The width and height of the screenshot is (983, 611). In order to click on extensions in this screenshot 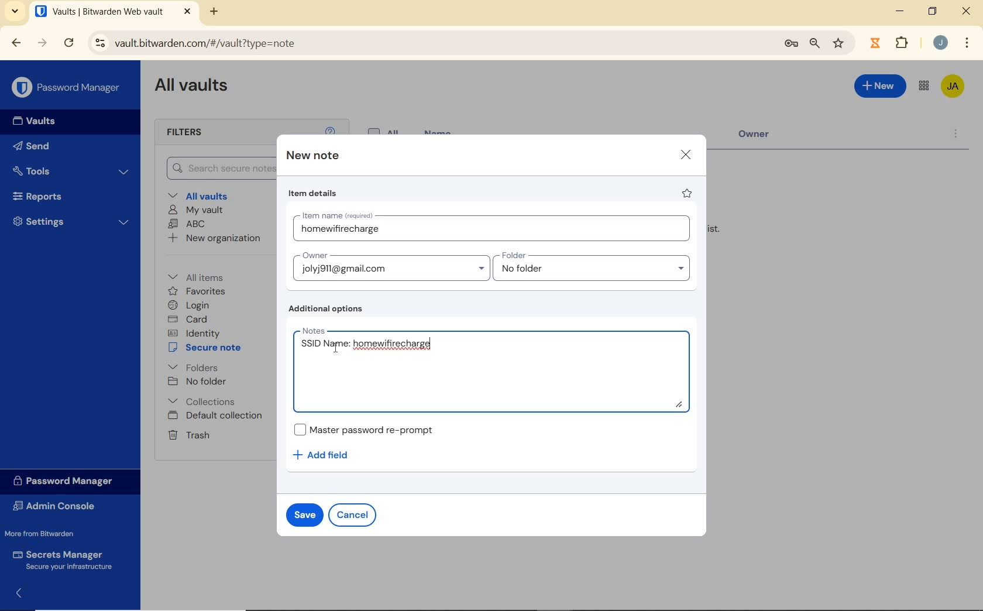, I will do `click(874, 43)`.